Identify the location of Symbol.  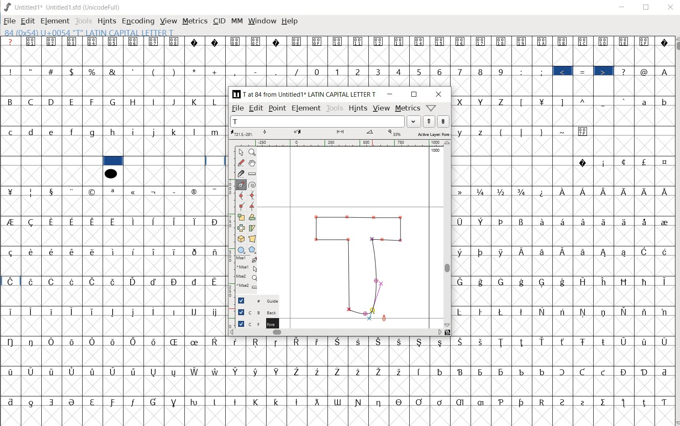
(217, 42).